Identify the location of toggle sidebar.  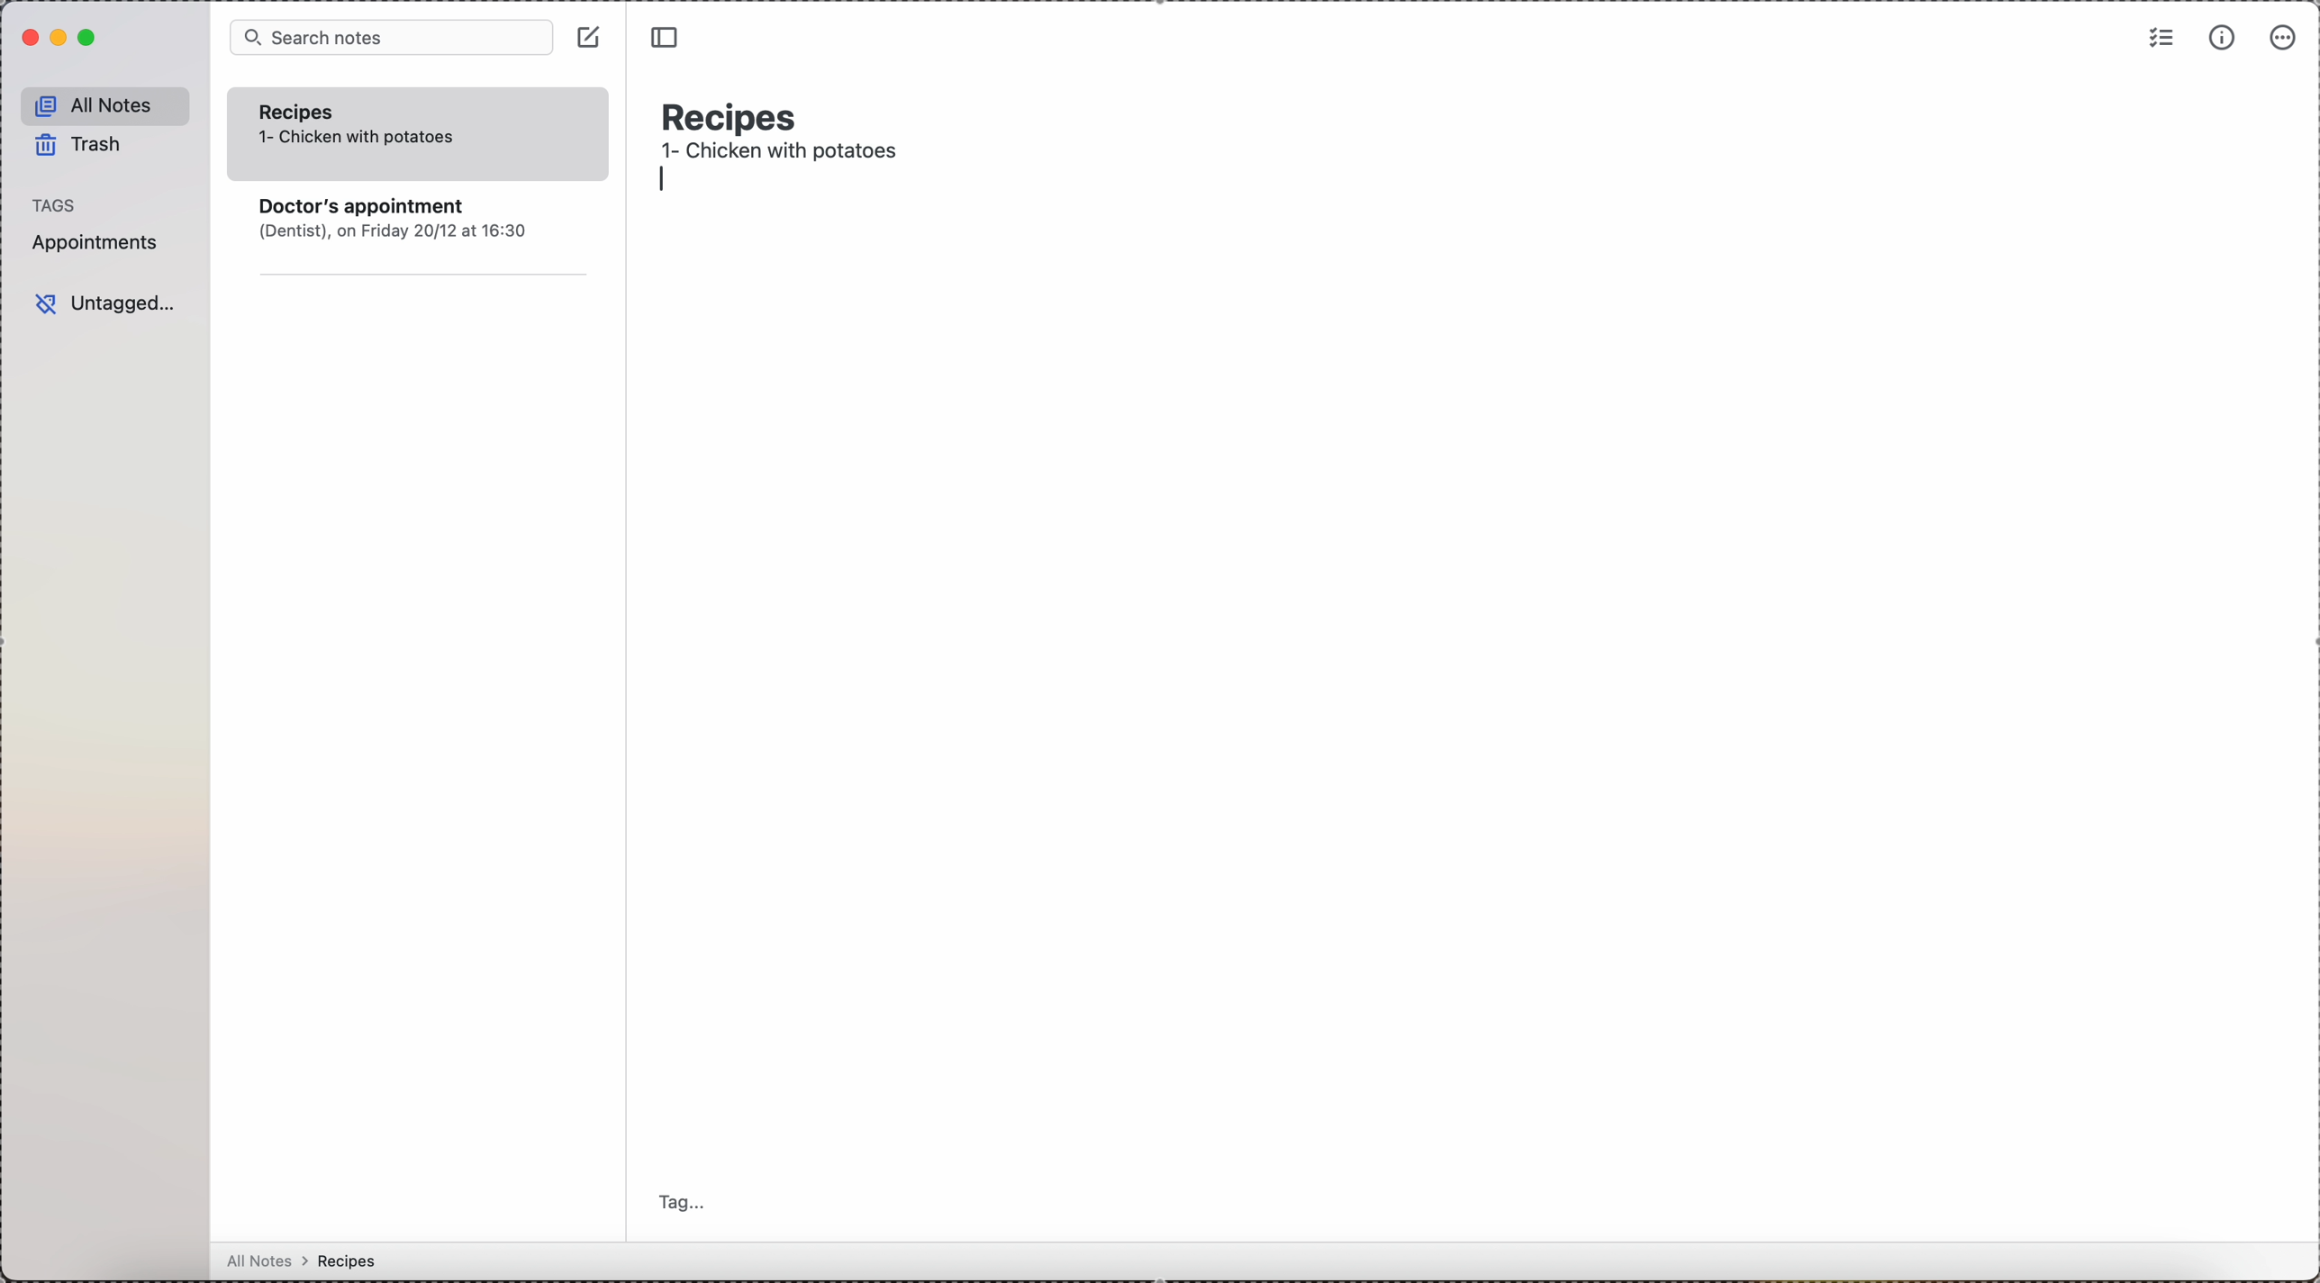
(663, 35).